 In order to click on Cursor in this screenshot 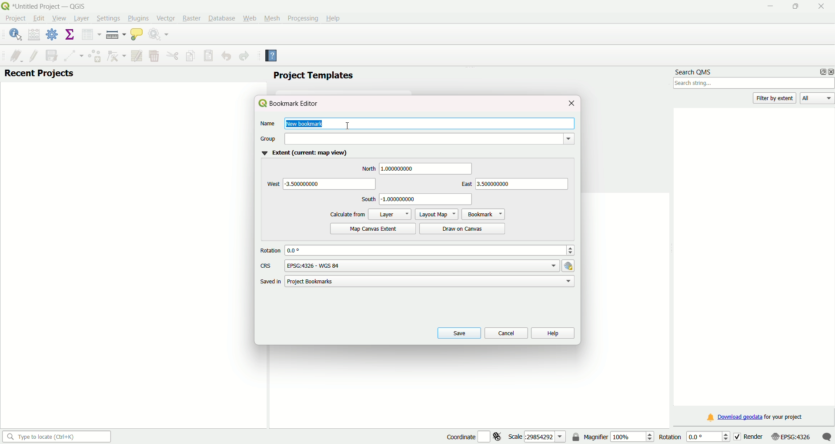, I will do `click(349, 123)`.